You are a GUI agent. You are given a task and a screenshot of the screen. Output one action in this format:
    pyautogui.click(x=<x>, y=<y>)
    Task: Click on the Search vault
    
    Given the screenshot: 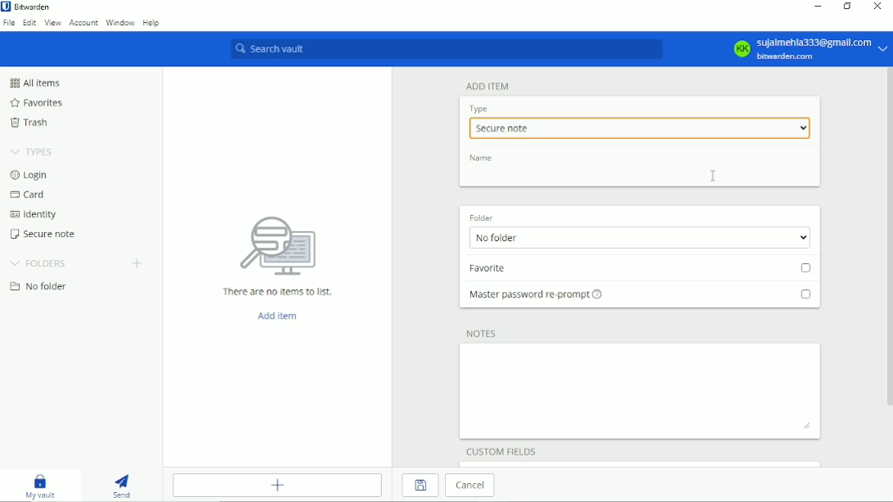 What is the action you would take?
    pyautogui.click(x=445, y=50)
    